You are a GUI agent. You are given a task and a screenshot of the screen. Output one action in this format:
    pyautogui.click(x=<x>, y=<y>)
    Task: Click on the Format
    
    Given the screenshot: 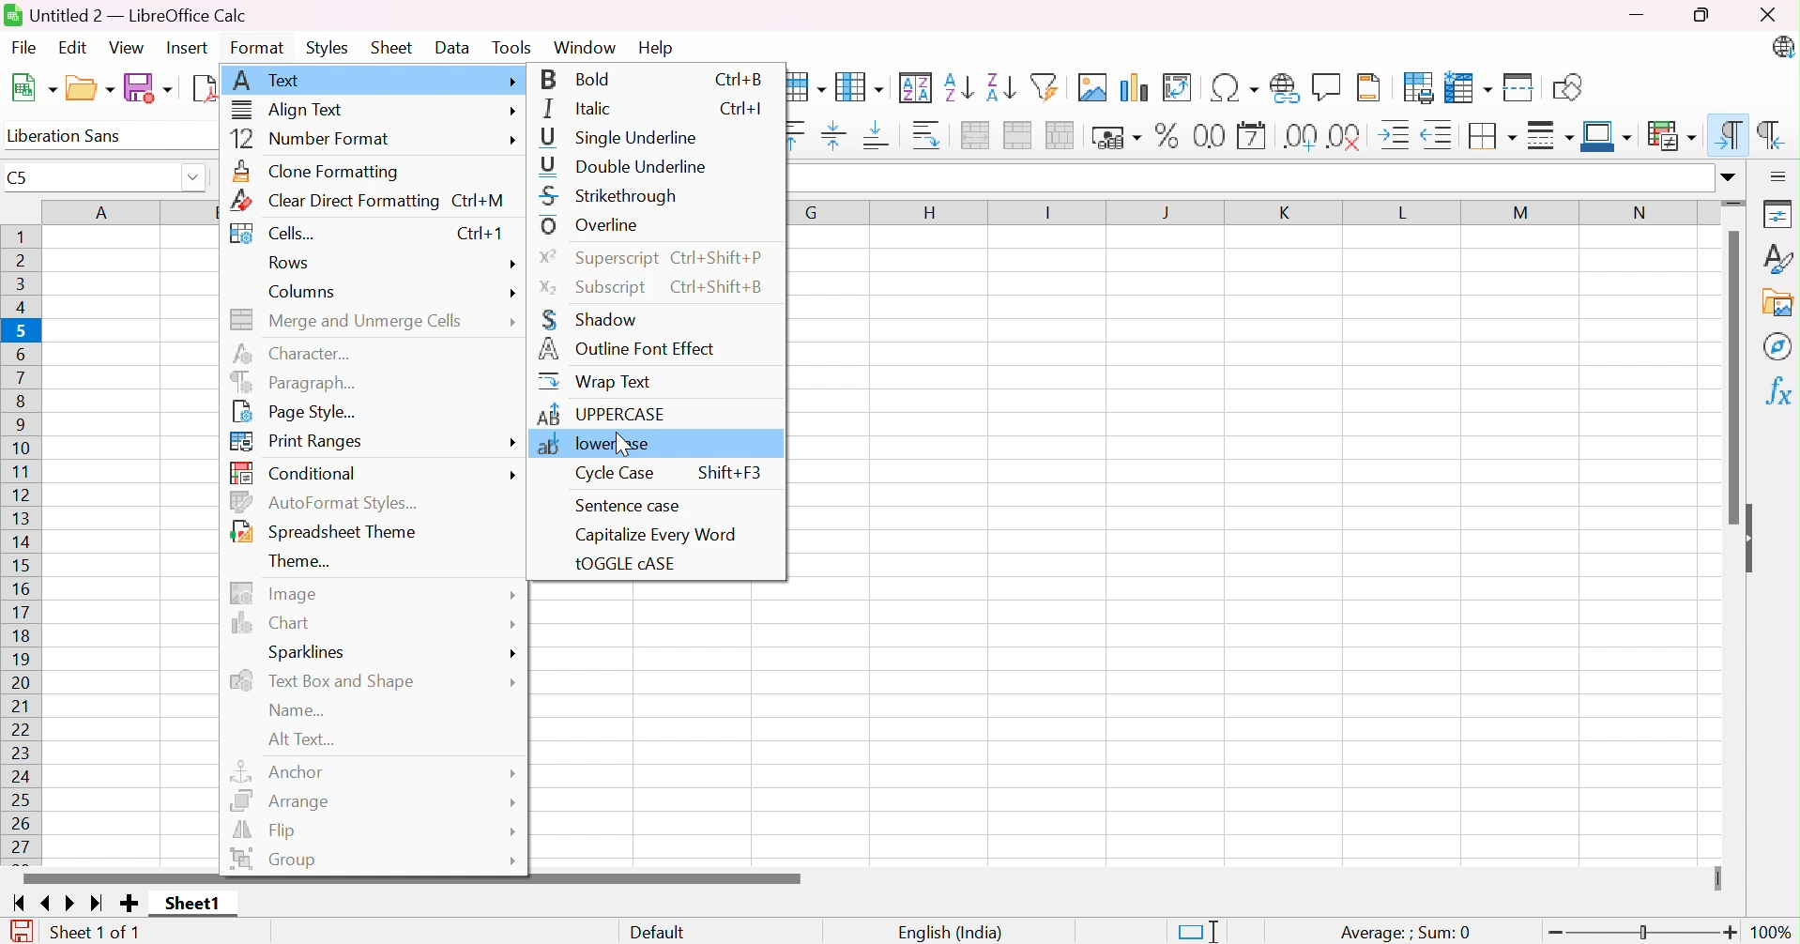 What is the action you would take?
    pyautogui.click(x=256, y=48)
    